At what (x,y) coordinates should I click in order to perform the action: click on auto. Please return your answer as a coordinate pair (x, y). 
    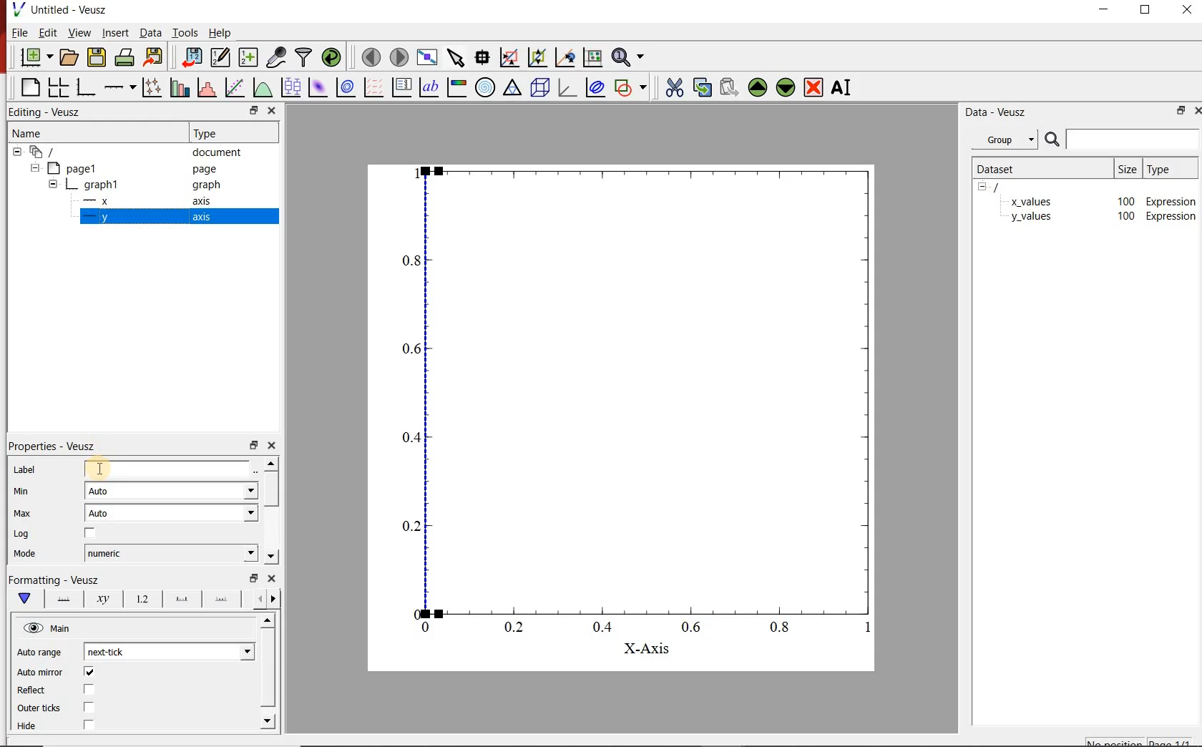
    Looking at the image, I should click on (172, 512).